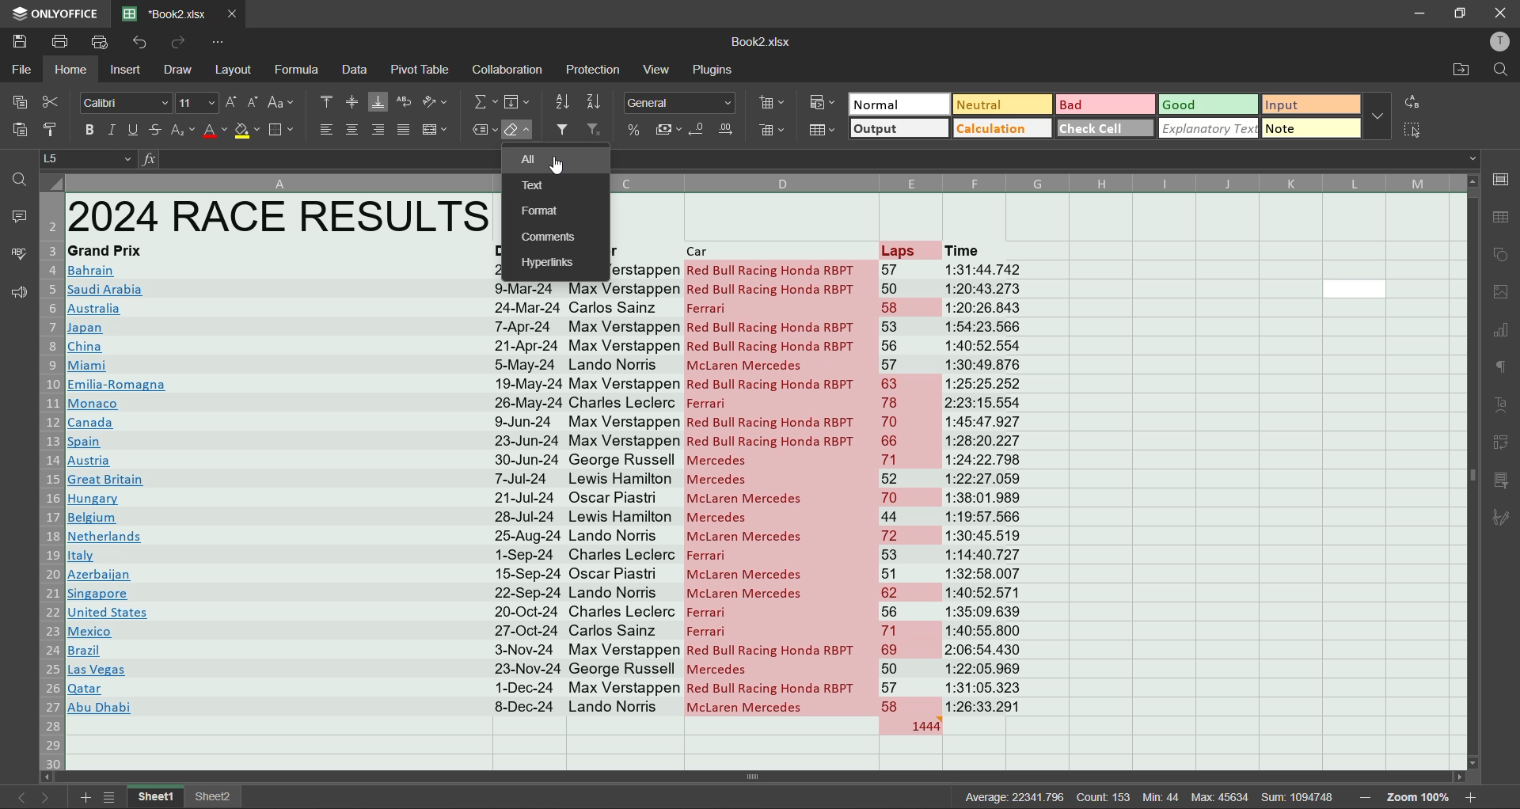 The image size is (1520, 809). Describe the element at coordinates (1501, 483) in the screenshot. I see `slicer` at that location.